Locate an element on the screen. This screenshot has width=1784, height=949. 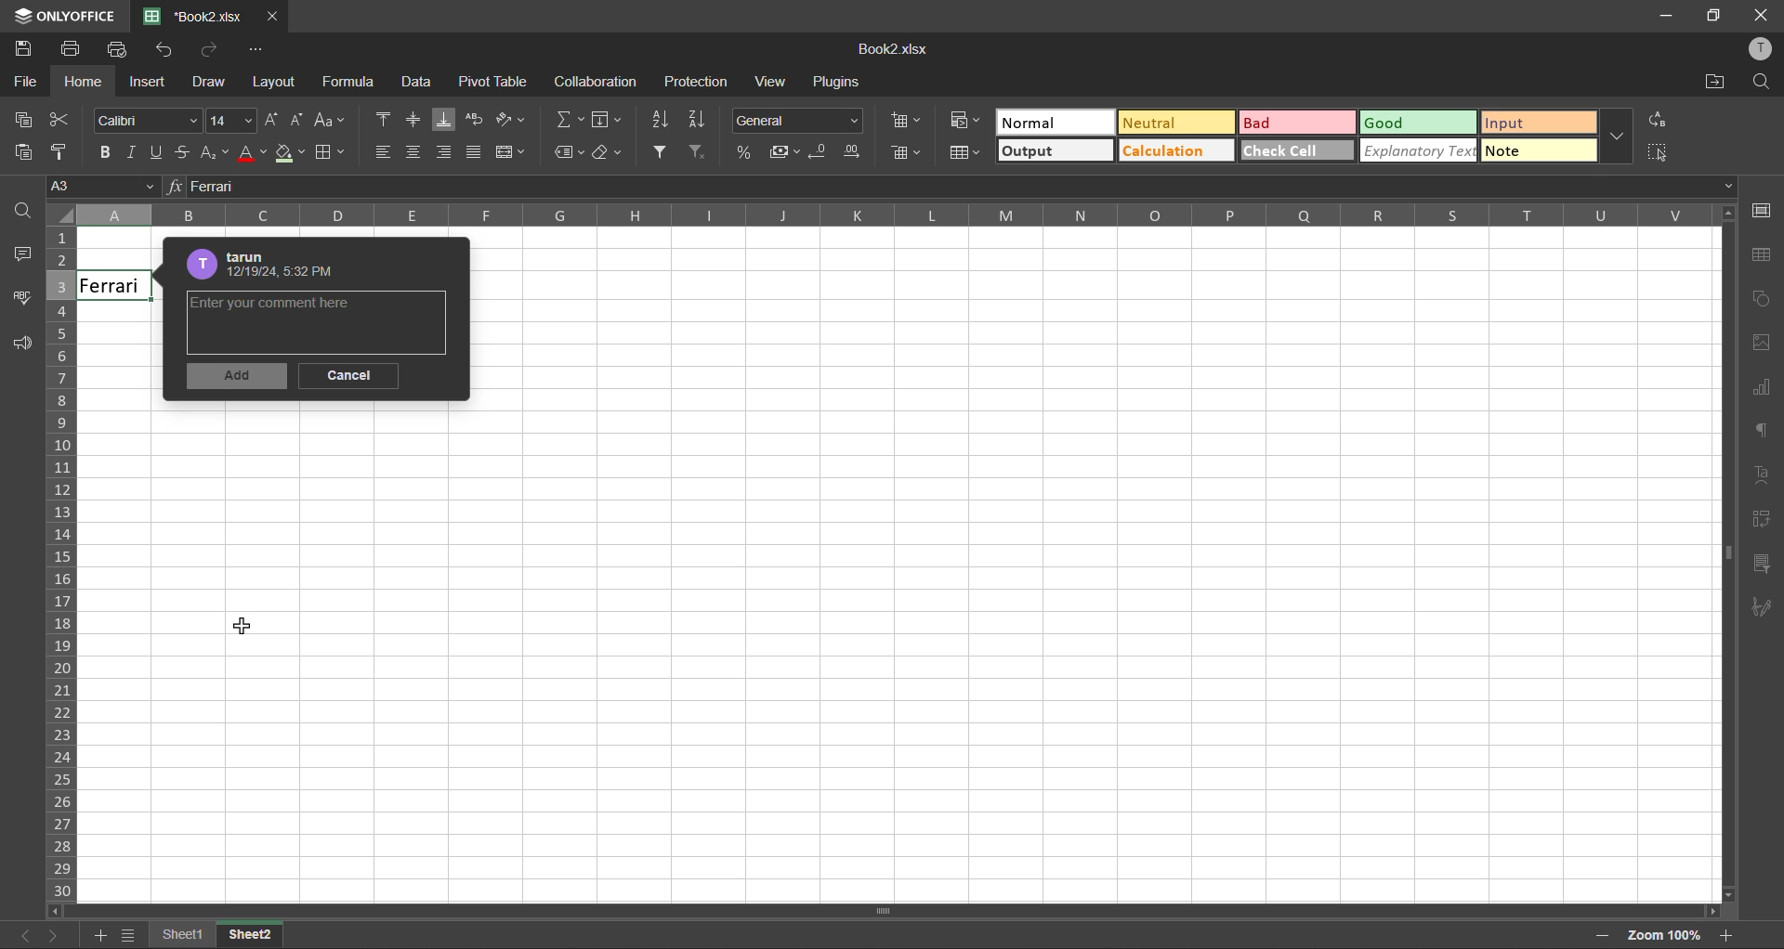
align right is located at coordinates (444, 153).